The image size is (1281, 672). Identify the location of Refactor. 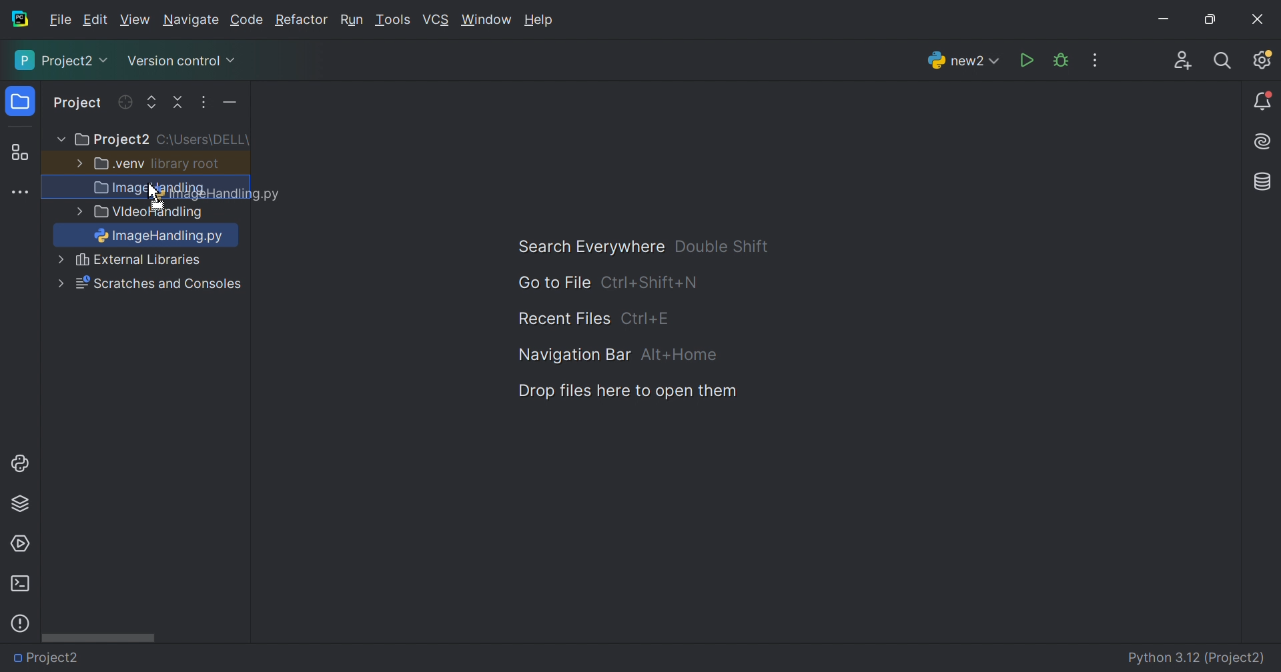
(300, 21).